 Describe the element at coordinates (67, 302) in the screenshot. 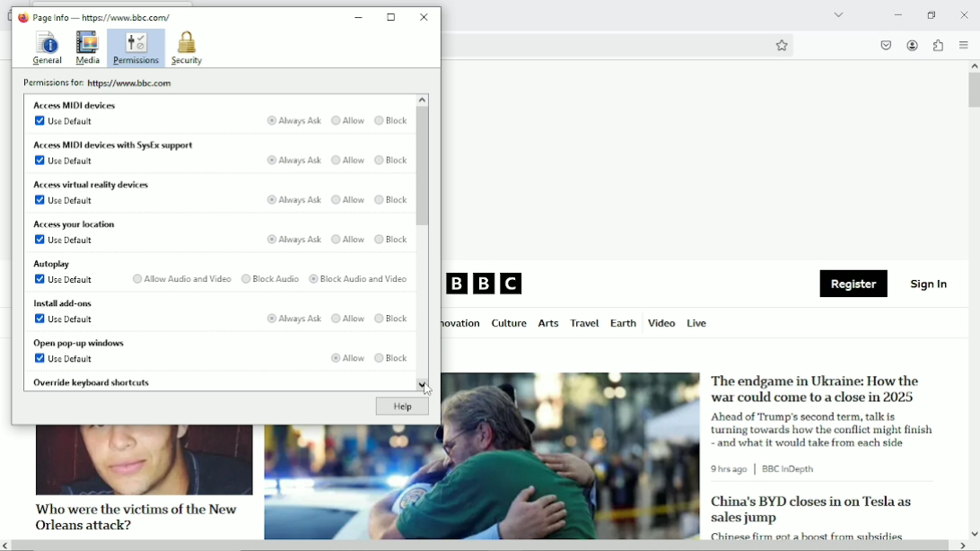

I see `Install add-ons` at that location.